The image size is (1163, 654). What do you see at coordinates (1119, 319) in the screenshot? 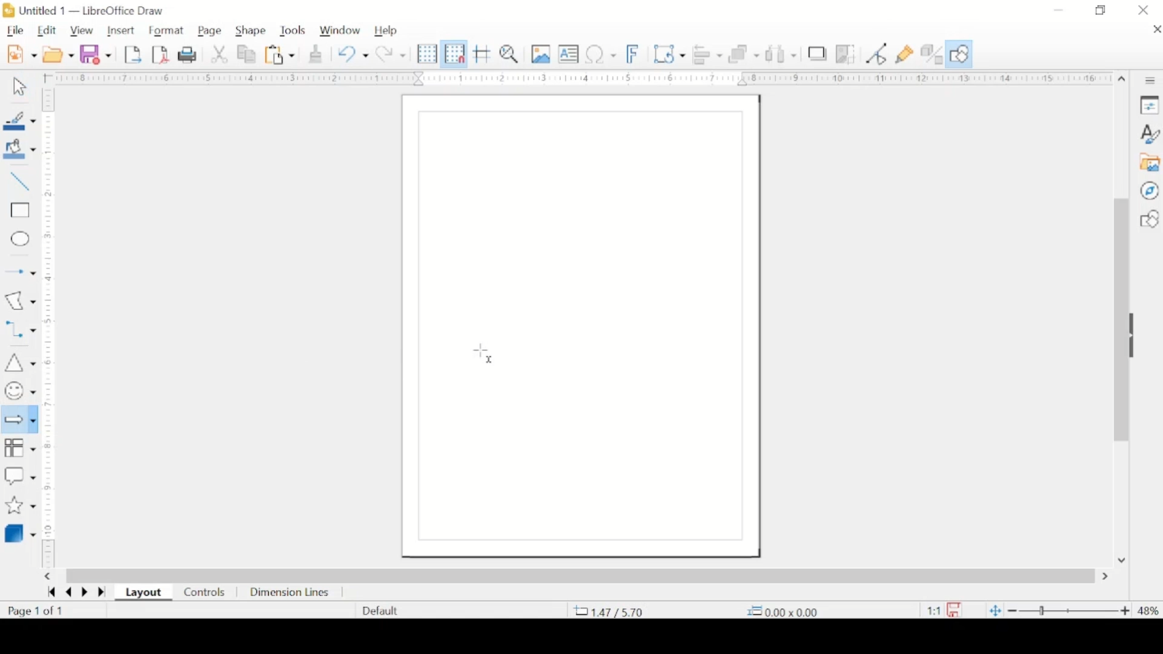
I see `scrolll box` at bounding box center [1119, 319].